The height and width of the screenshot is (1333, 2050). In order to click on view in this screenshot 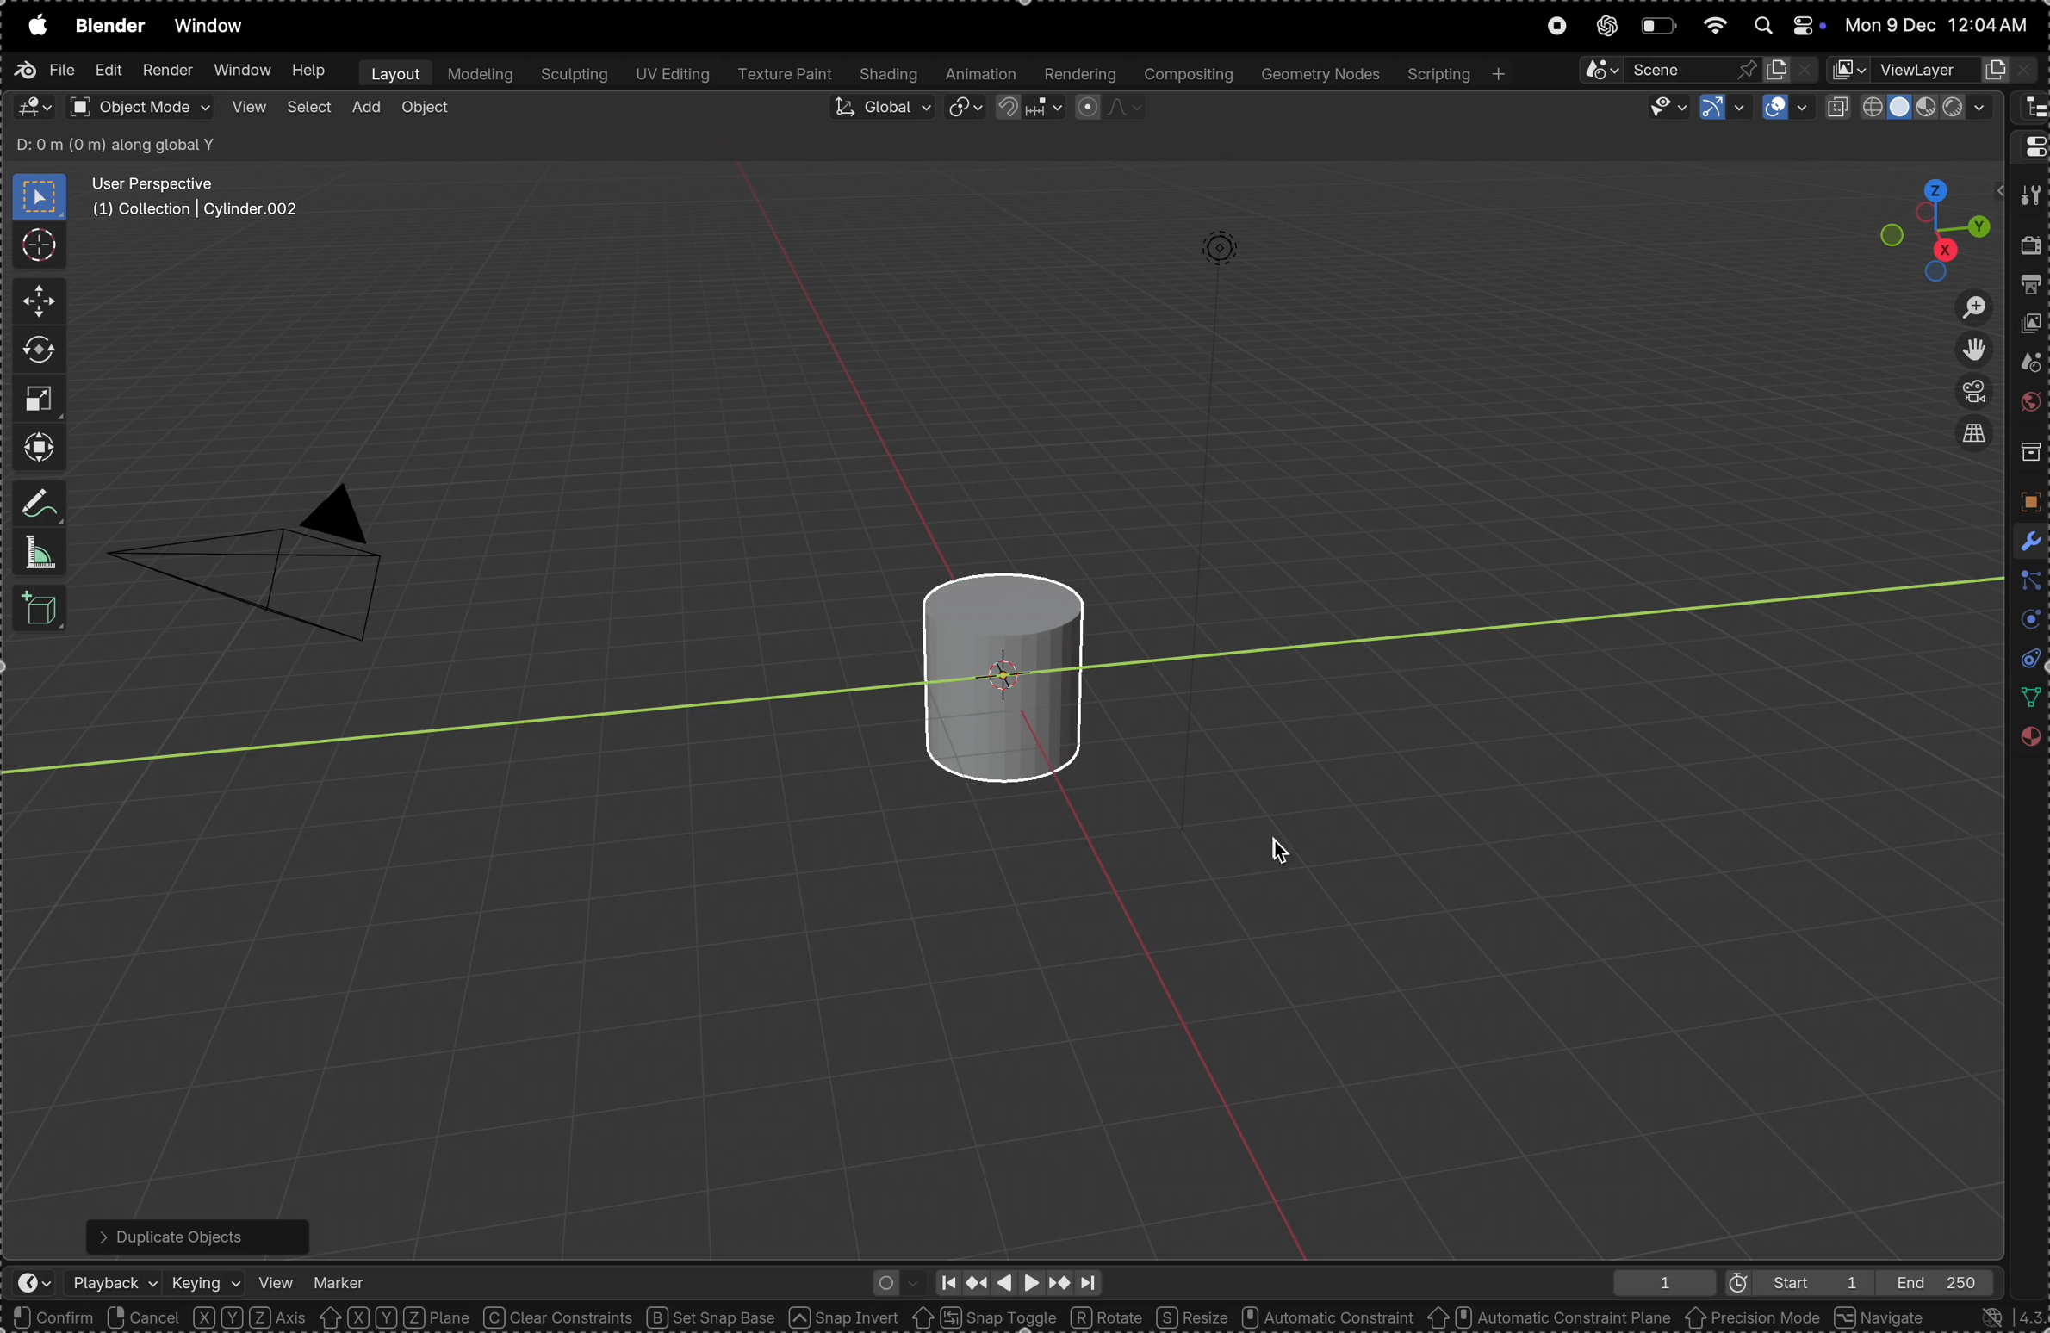, I will do `click(246, 108)`.